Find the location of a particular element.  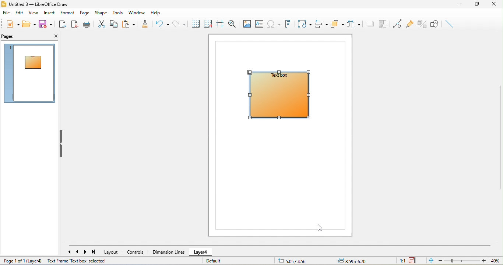

text frame text box selected is located at coordinates (77, 261).